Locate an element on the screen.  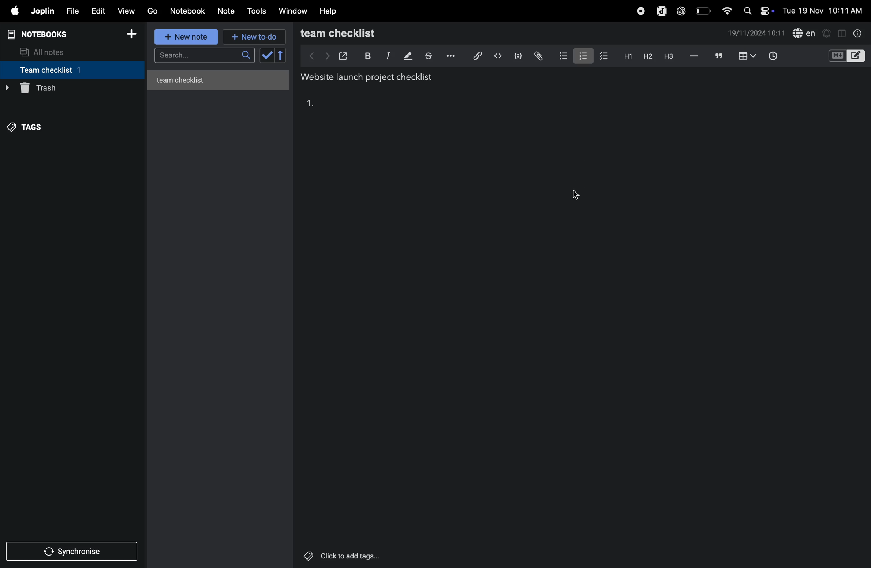
M+ is located at coordinates (837, 56).